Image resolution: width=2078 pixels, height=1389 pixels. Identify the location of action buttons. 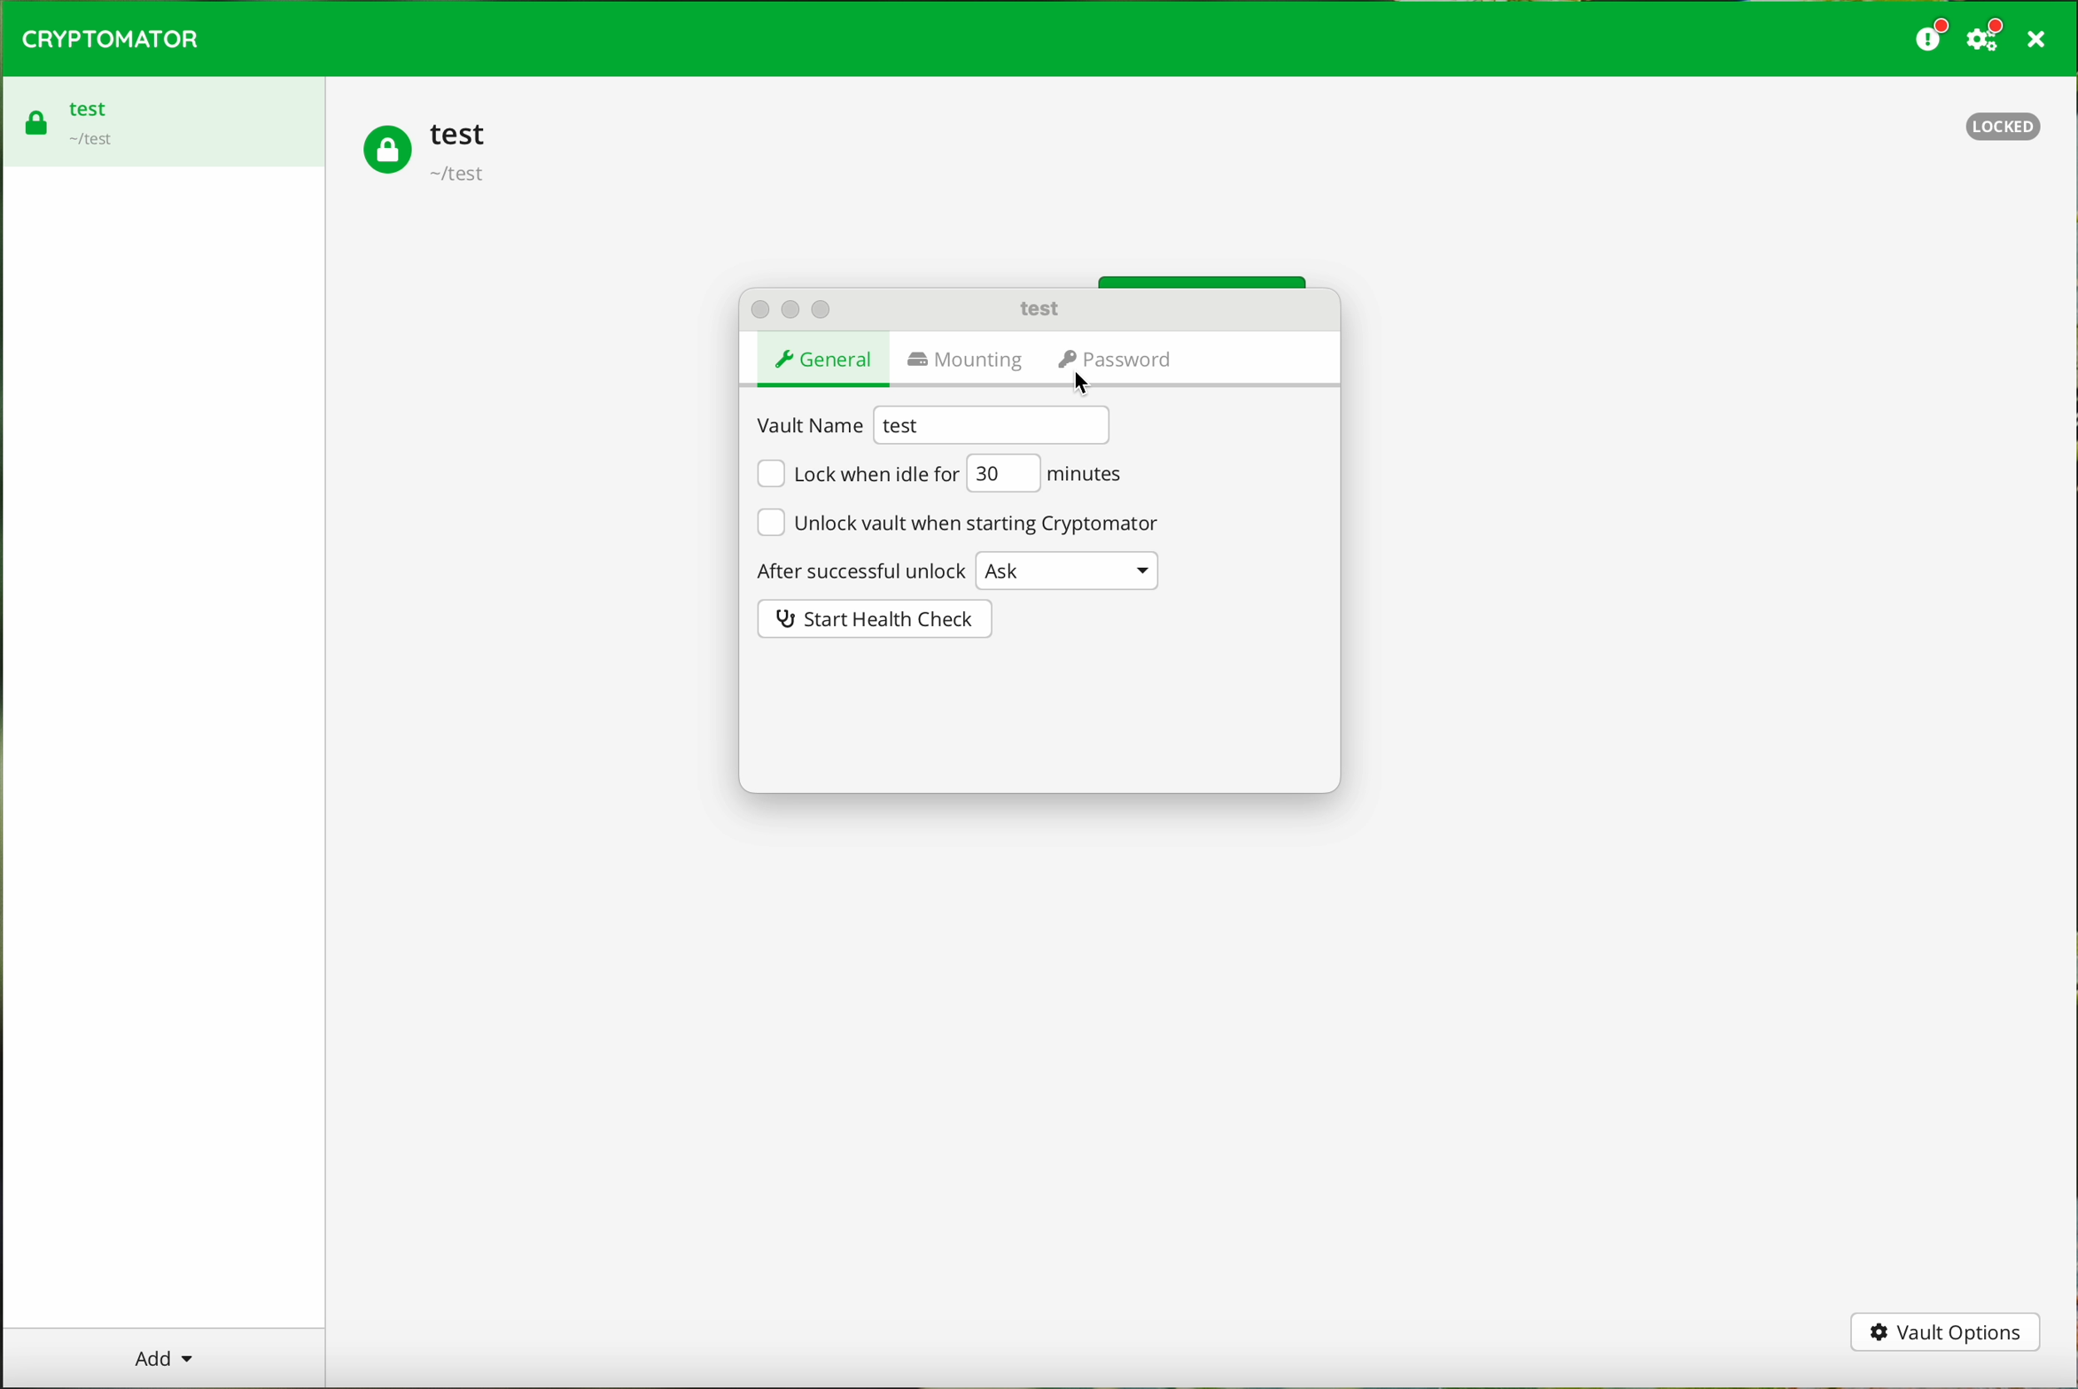
(790, 309).